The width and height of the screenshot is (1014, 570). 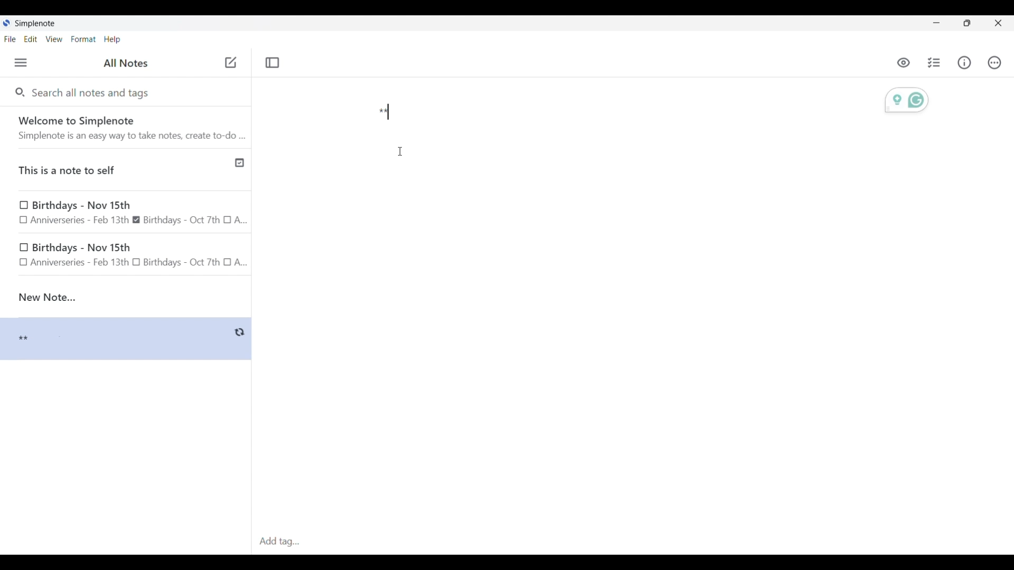 What do you see at coordinates (54, 39) in the screenshot?
I see `View menu` at bounding box center [54, 39].